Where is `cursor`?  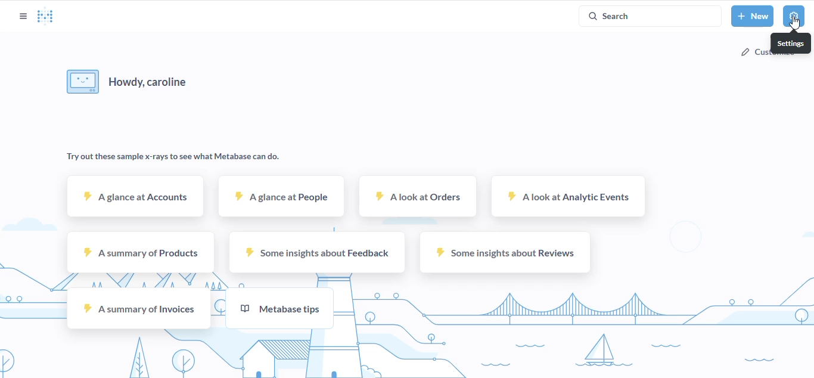
cursor is located at coordinates (795, 23).